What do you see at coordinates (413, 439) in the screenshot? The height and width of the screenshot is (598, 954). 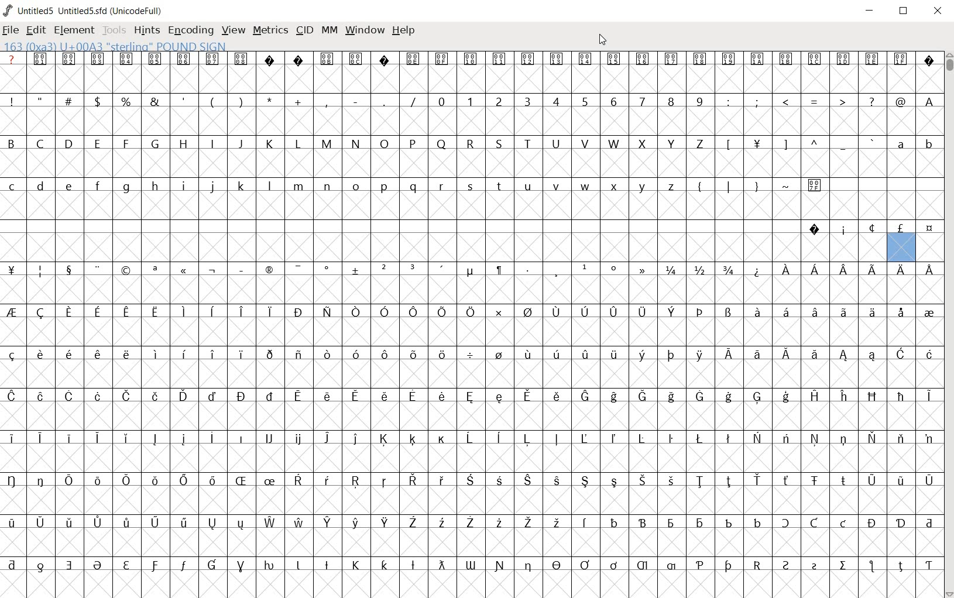 I see `Symbol` at bounding box center [413, 439].